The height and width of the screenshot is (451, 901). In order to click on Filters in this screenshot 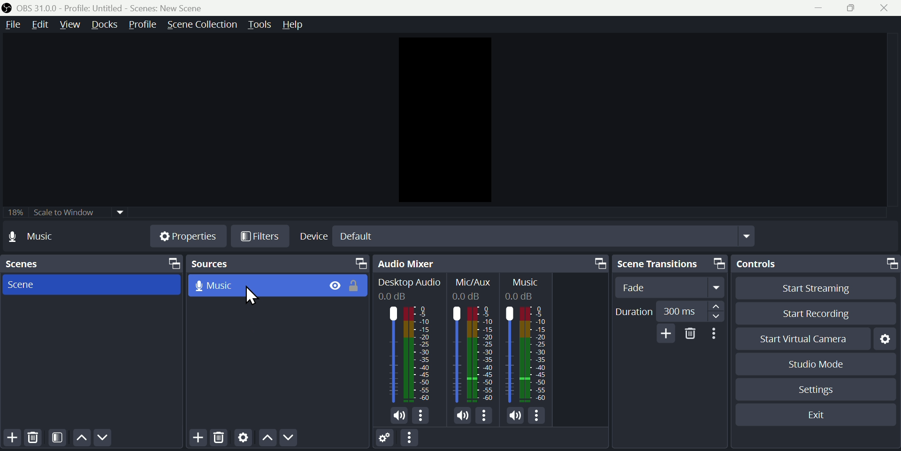, I will do `click(260, 236)`.